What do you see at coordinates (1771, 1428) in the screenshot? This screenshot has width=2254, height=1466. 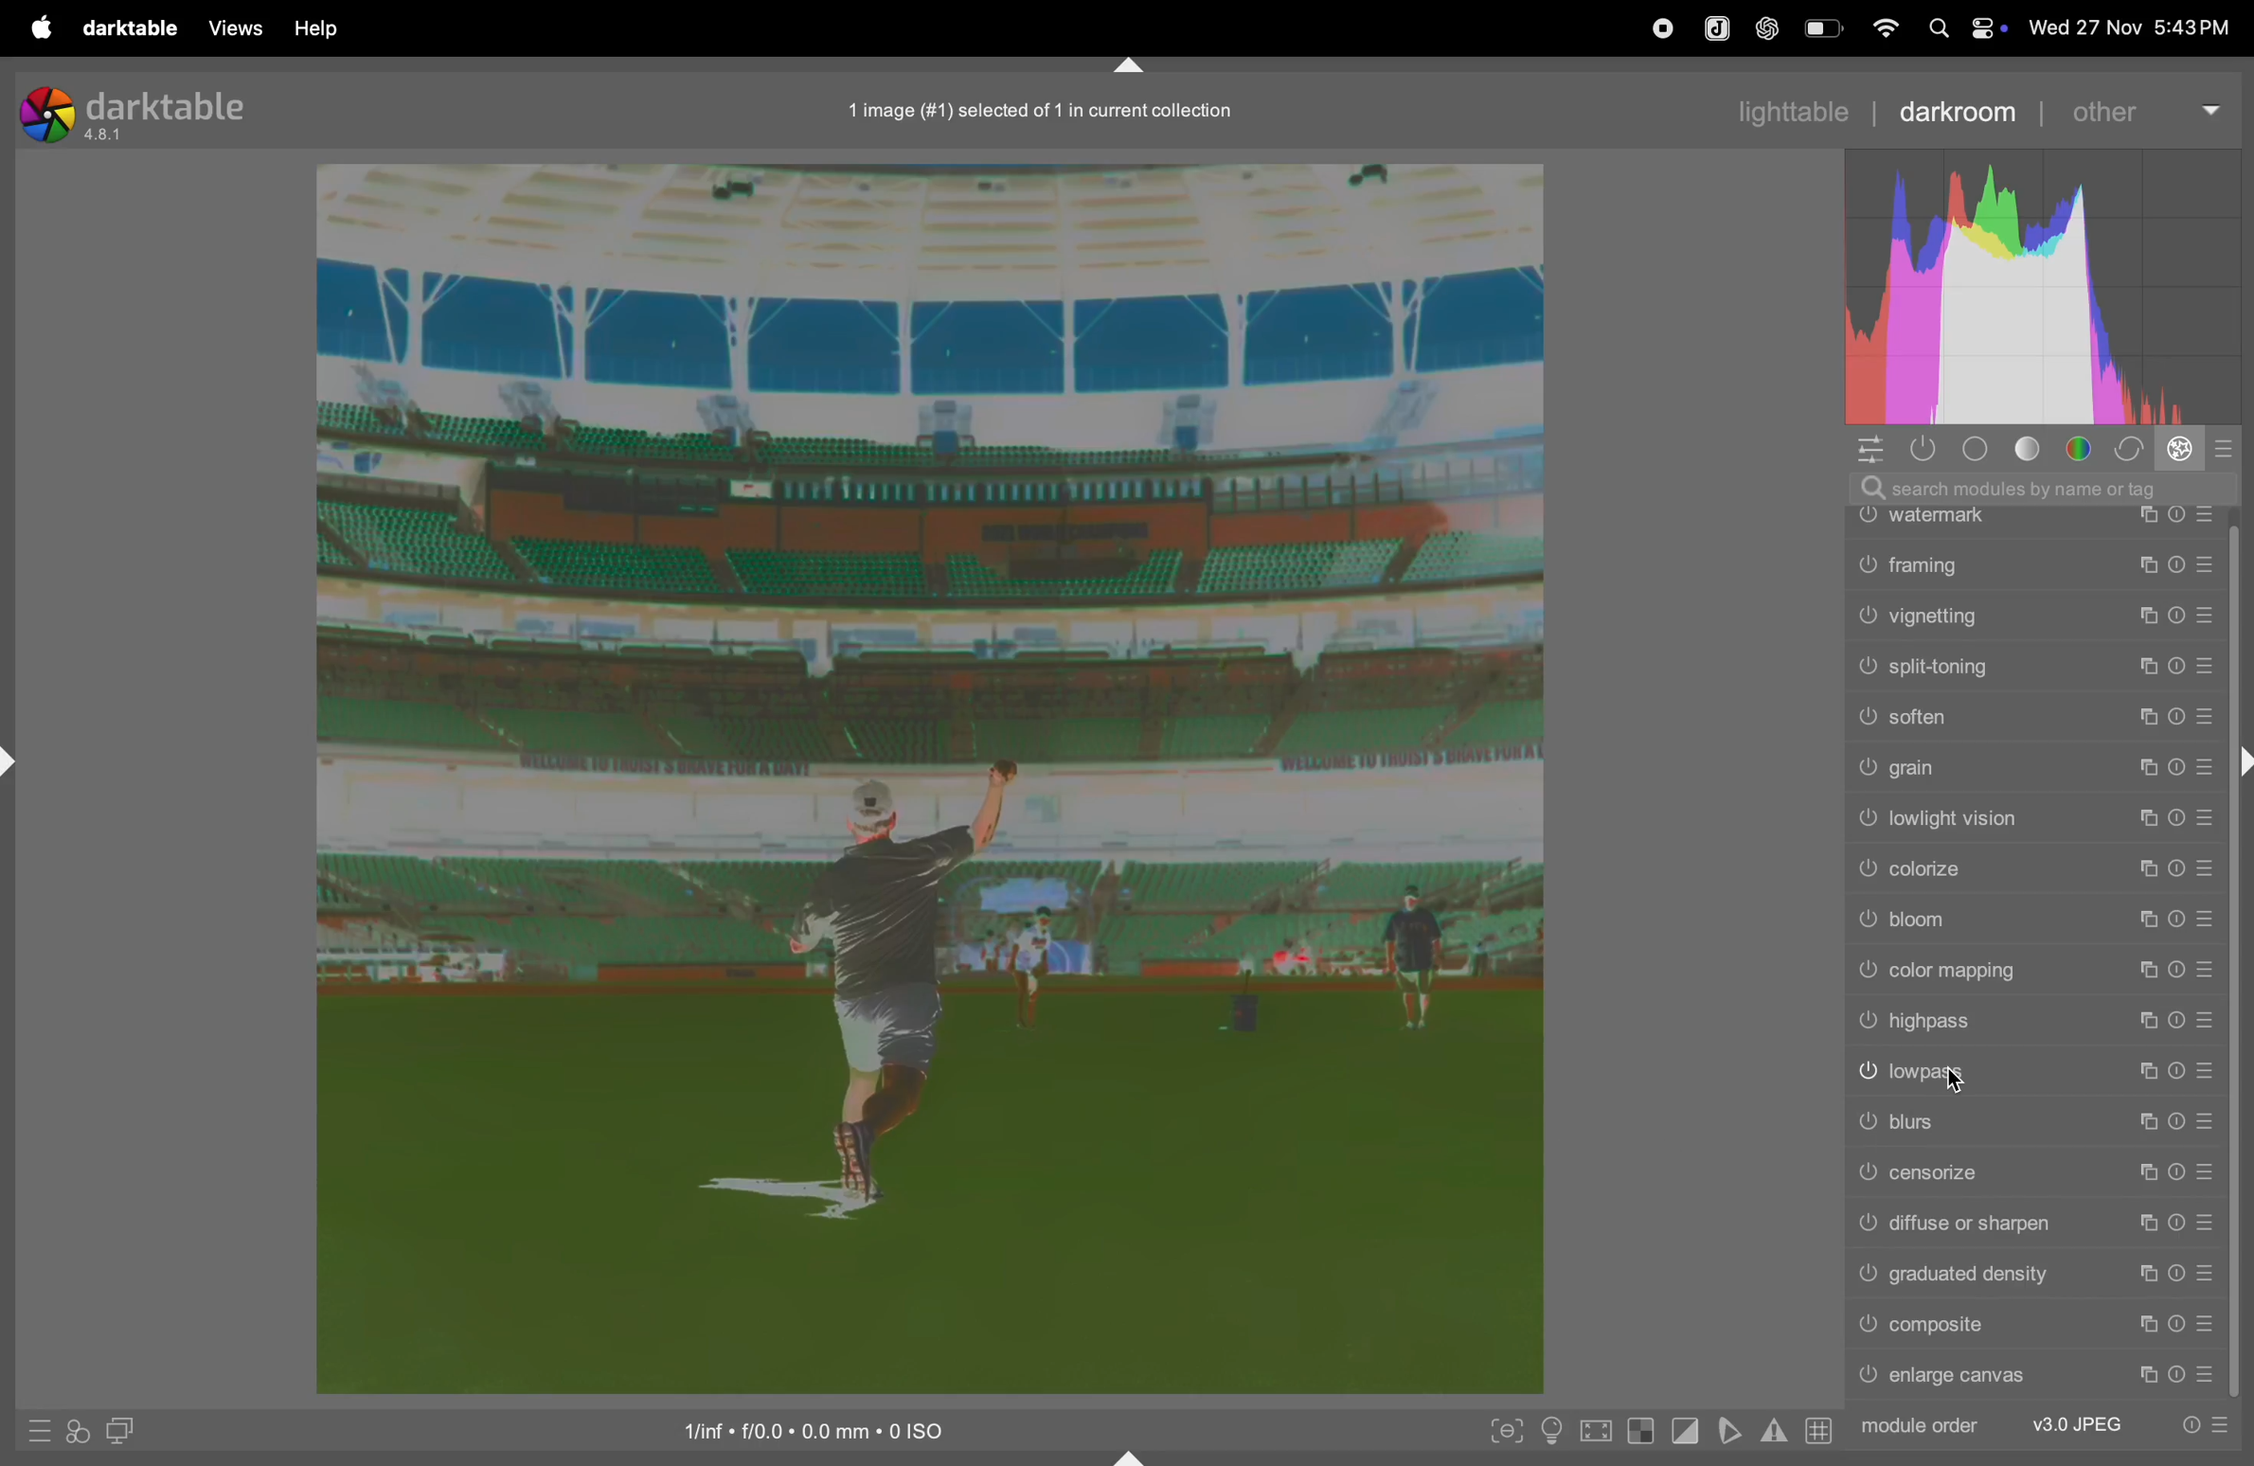 I see `indicators` at bounding box center [1771, 1428].